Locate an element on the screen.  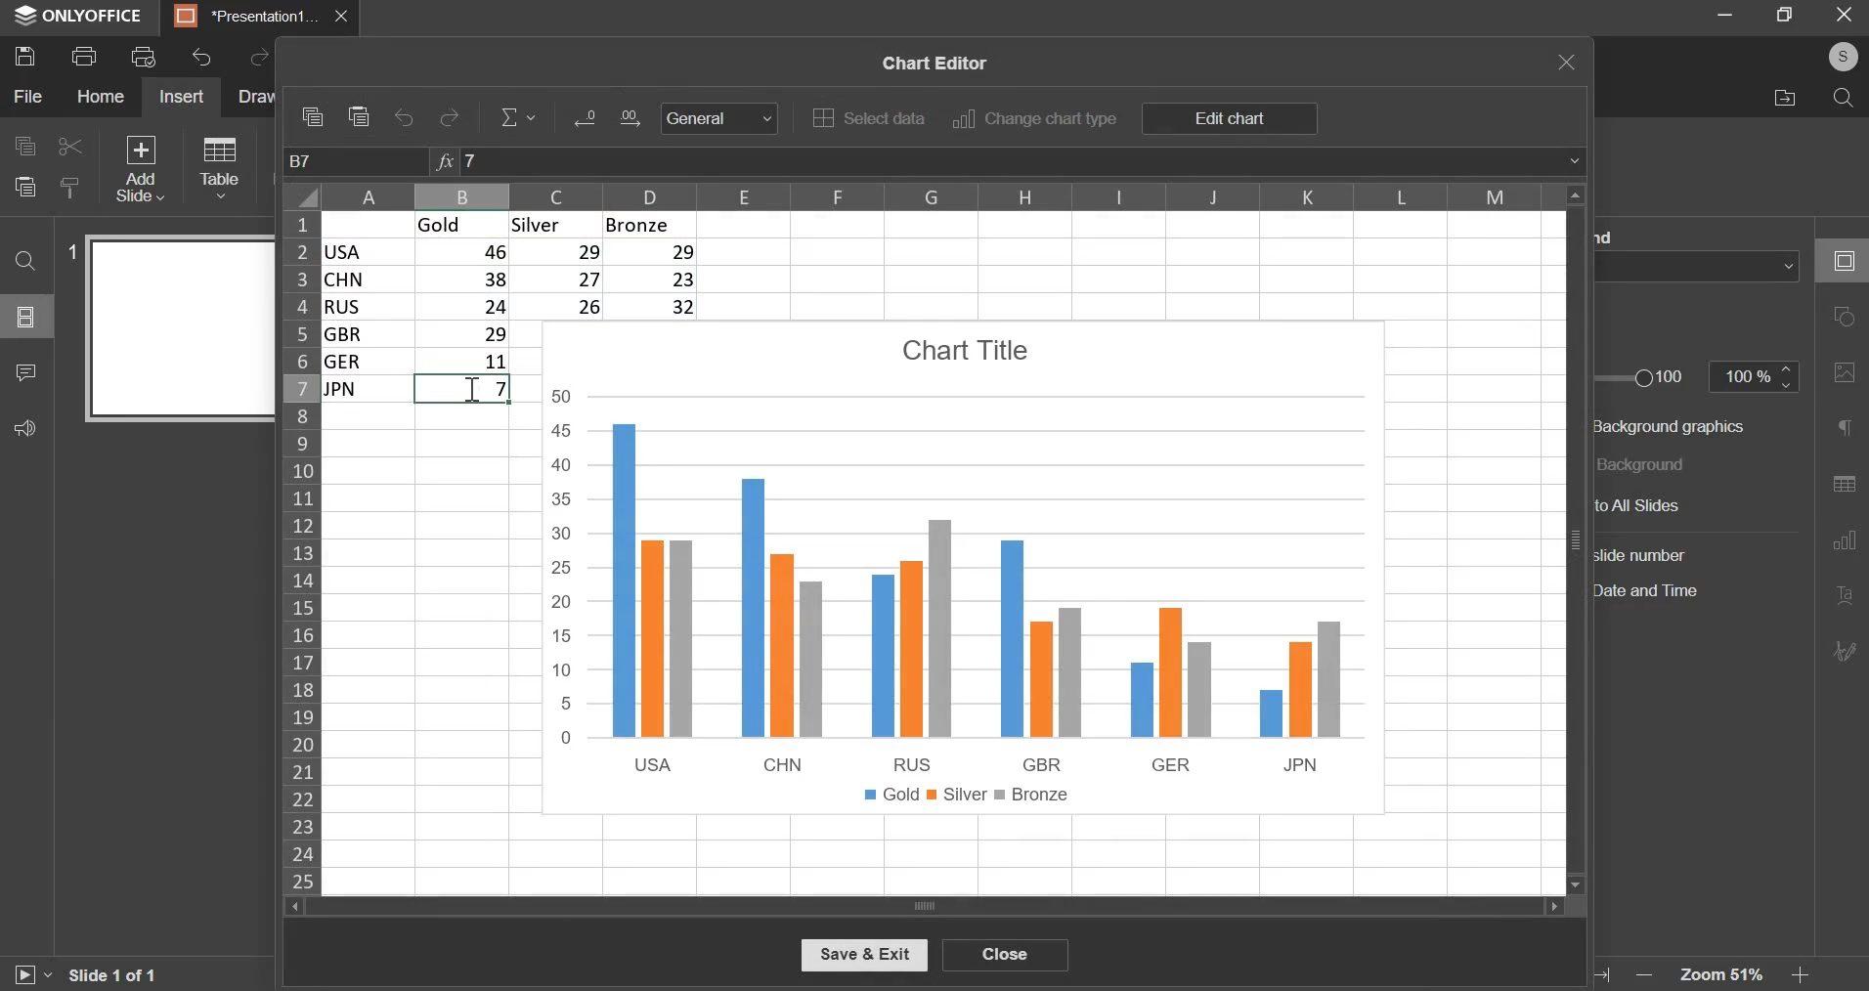
mouse pointer is located at coordinates (471, 387).